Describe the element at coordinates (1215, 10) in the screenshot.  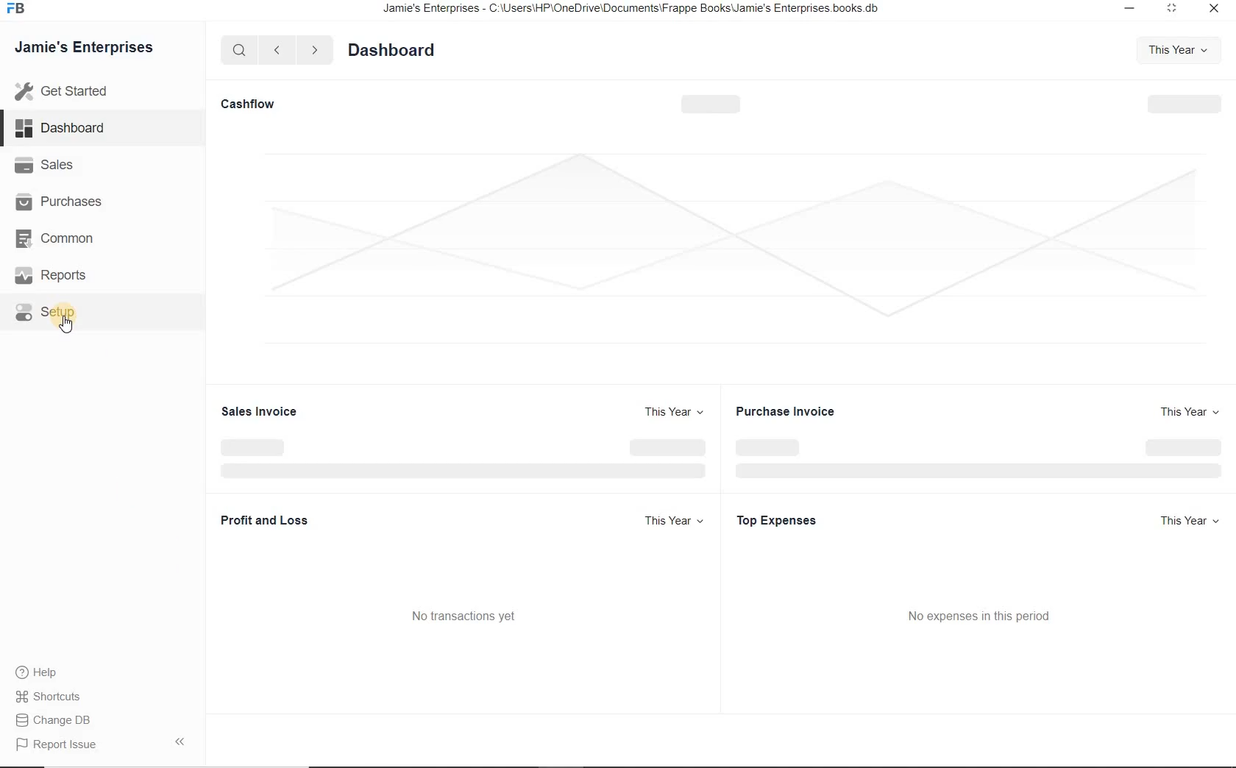
I see `close` at that location.